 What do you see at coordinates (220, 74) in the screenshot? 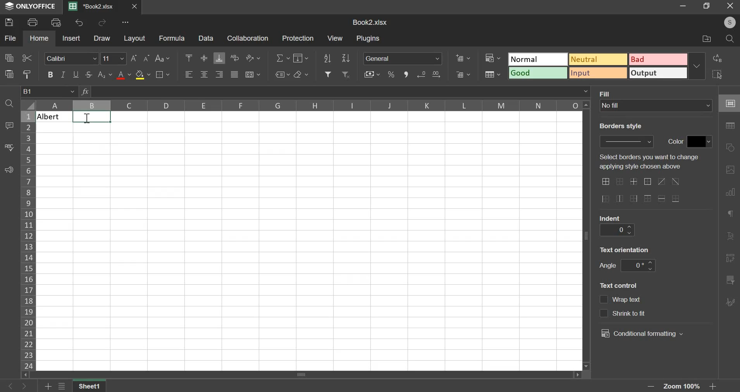
I see `align right` at bounding box center [220, 74].